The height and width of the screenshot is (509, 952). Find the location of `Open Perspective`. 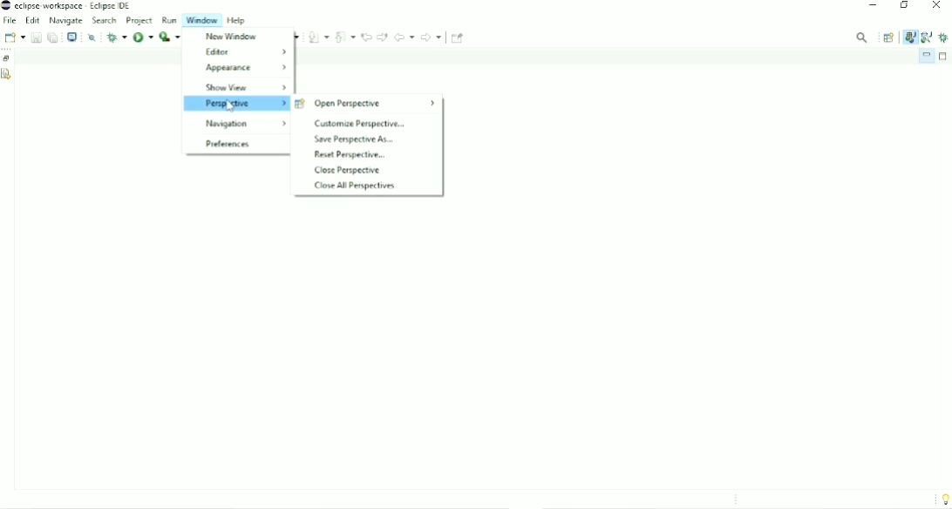

Open Perspective is located at coordinates (889, 37).